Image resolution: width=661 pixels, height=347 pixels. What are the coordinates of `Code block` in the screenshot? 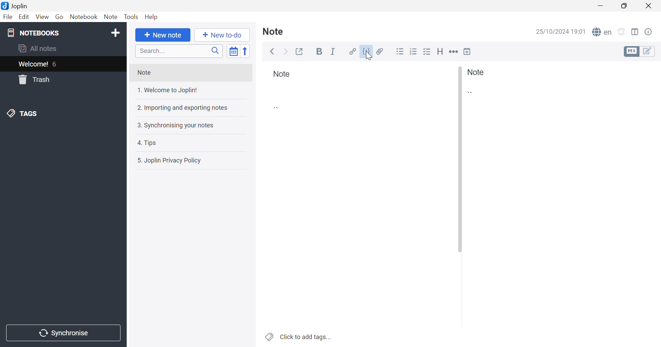 It's located at (472, 94).